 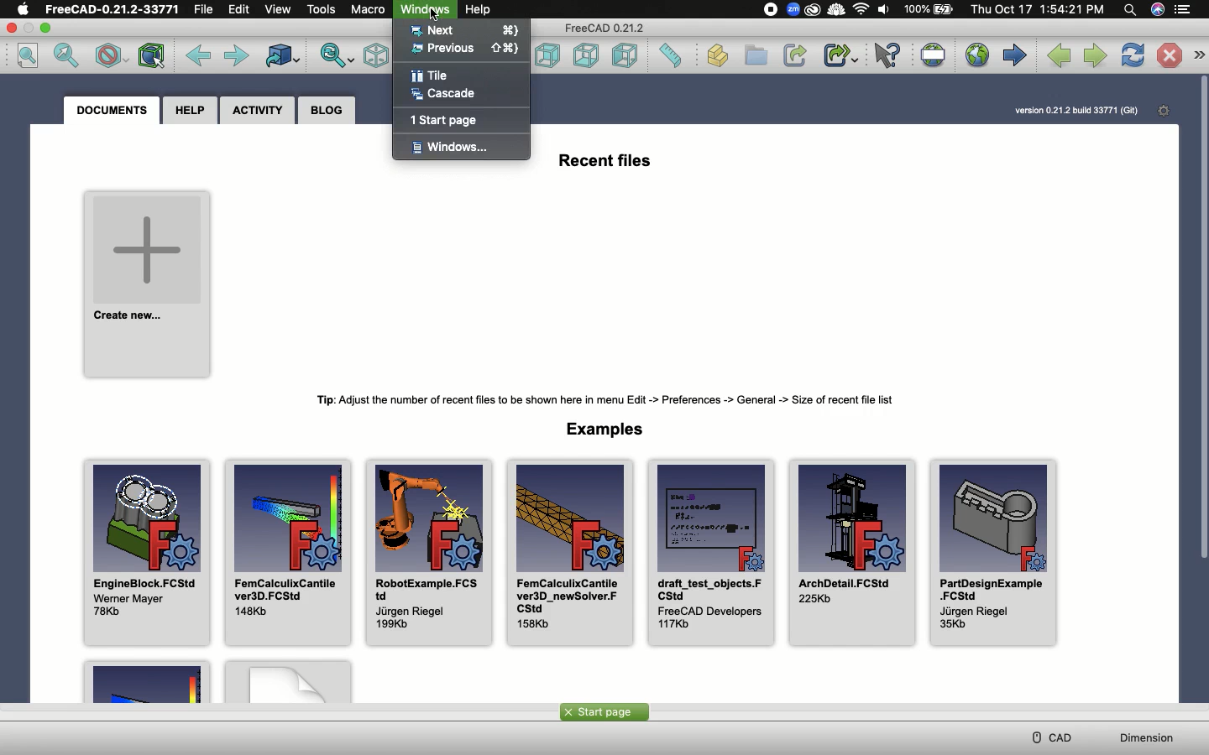 What do you see at coordinates (189, 111) in the screenshot?
I see `Help` at bounding box center [189, 111].